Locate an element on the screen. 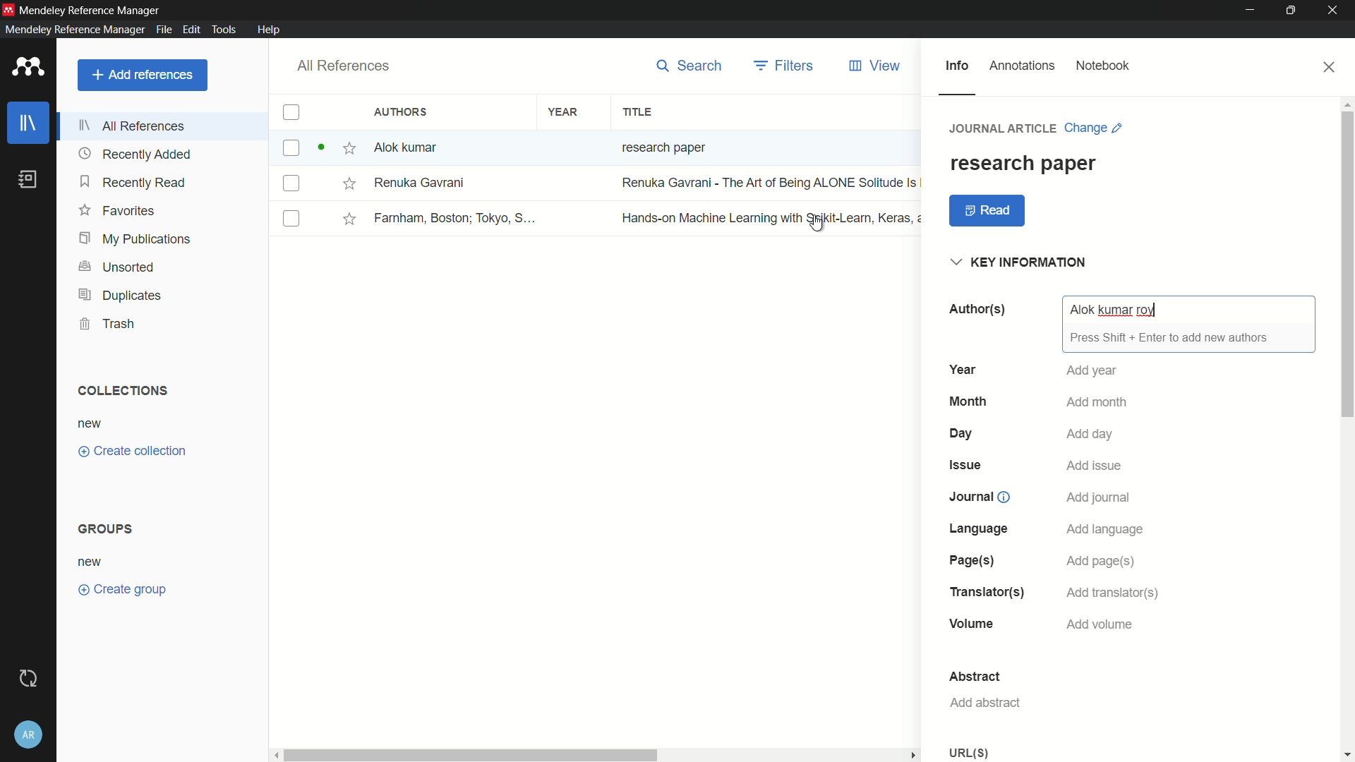  add month is located at coordinates (1096, 401).